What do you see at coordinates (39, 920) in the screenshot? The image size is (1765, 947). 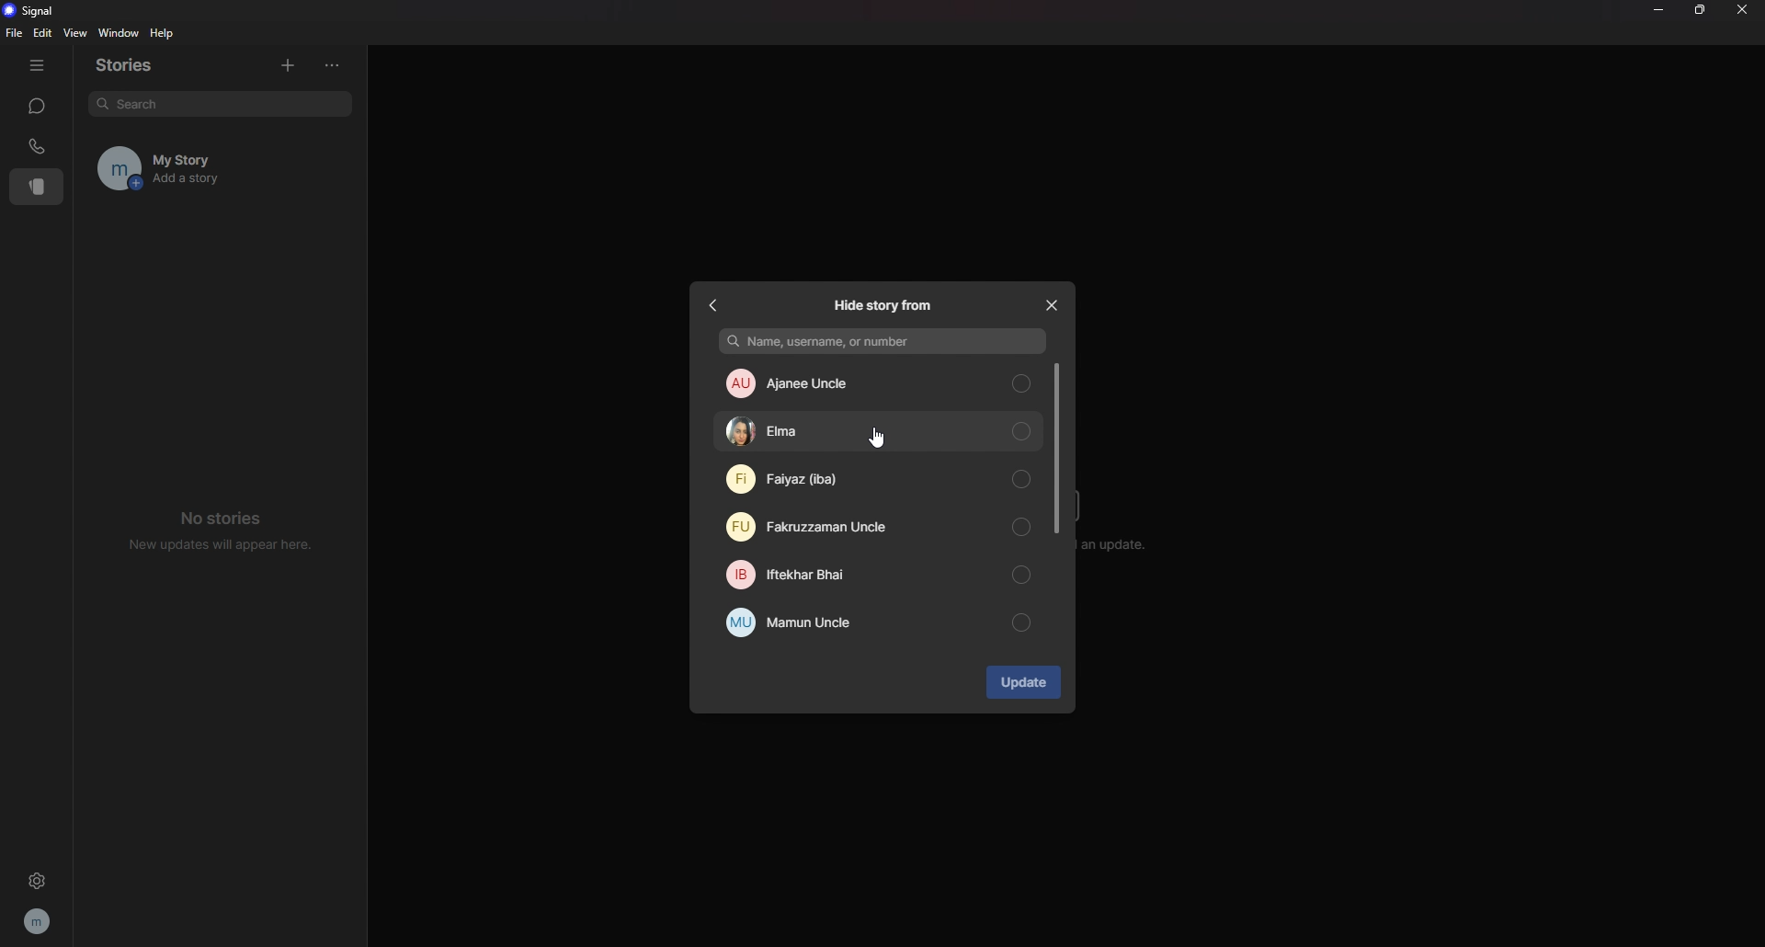 I see `profile` at bounding box center [39, 920].